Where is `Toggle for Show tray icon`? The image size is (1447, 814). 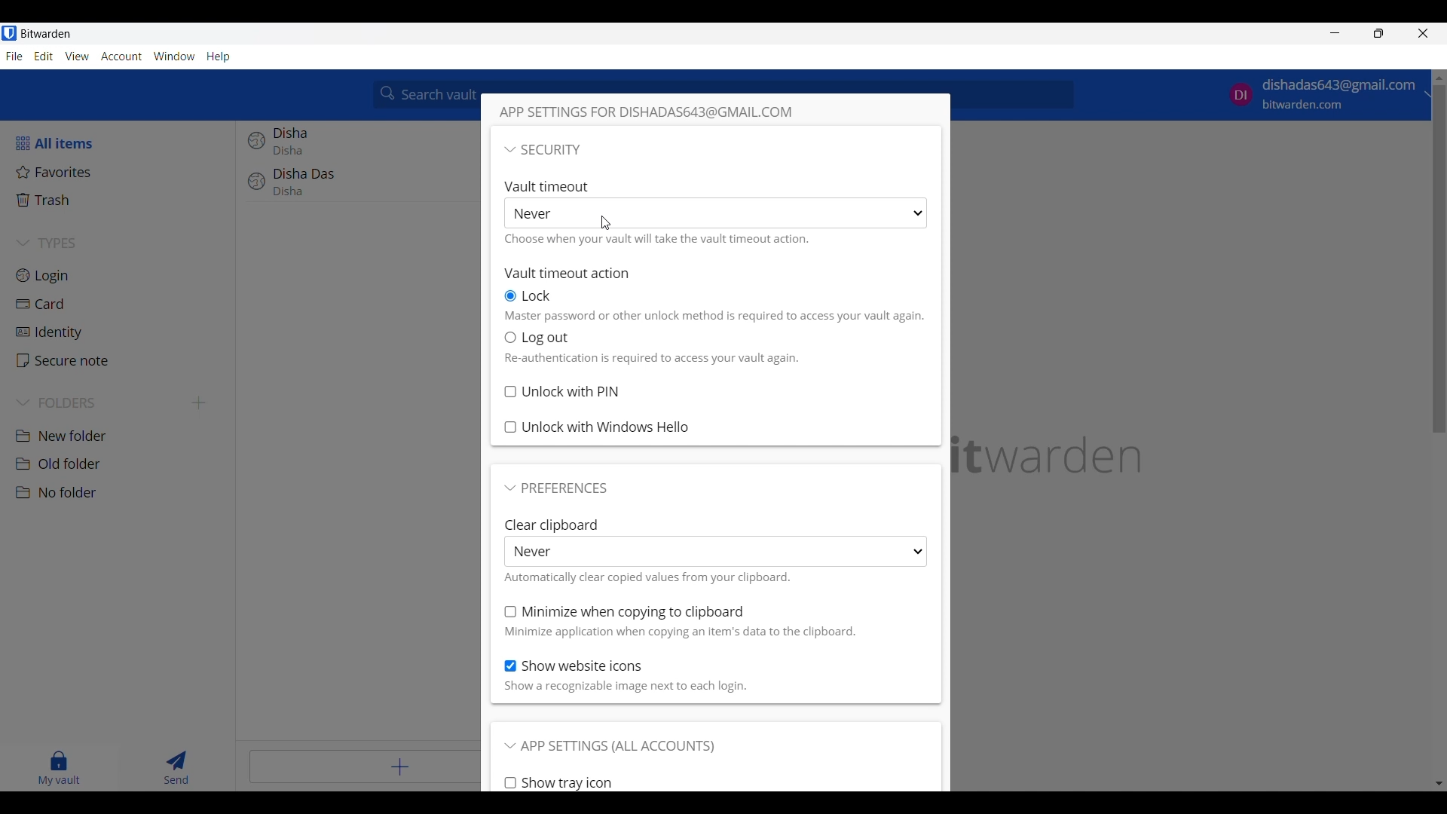 Toggle for Show tray icon is located at coordinates (558, 783).